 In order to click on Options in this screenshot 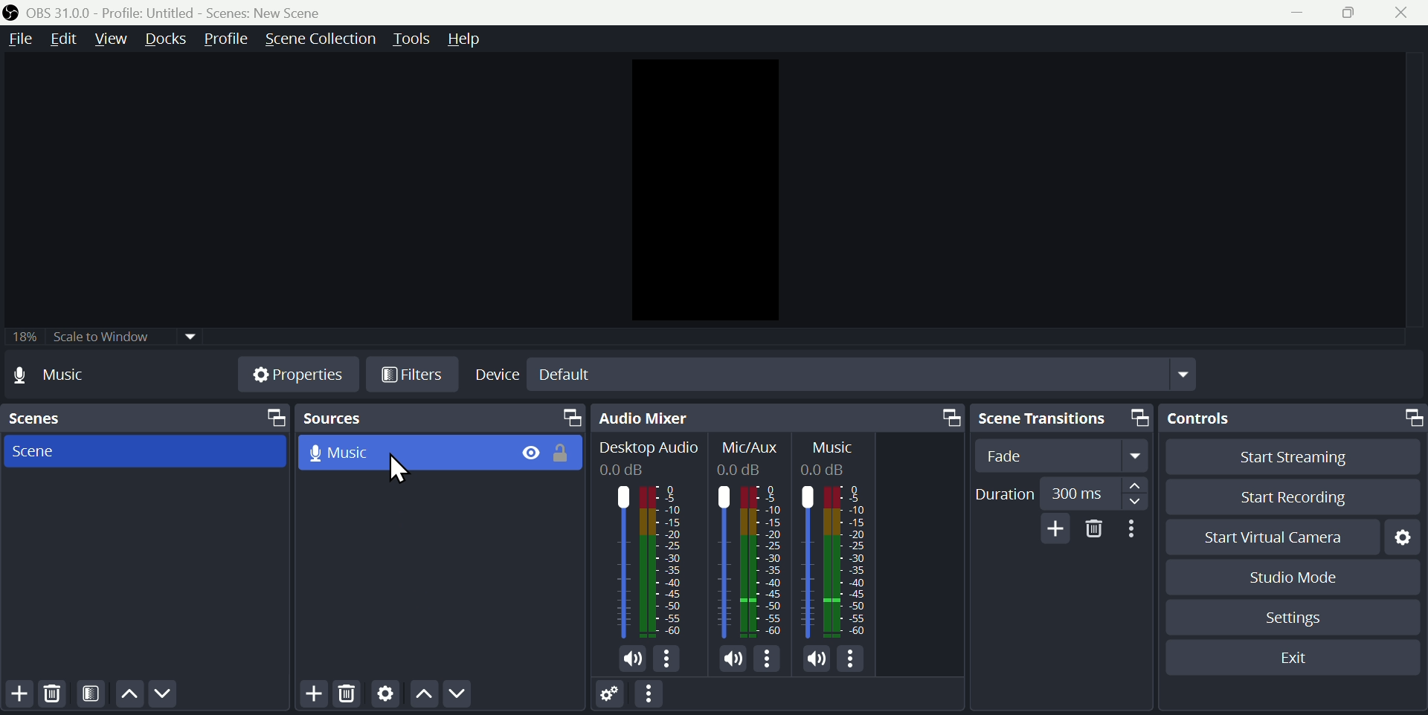, I will do `click(768, 659)`.